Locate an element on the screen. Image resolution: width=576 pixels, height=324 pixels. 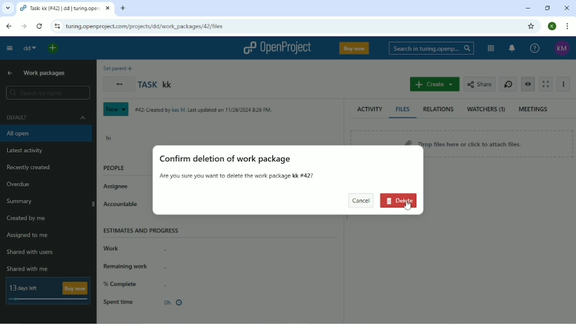
Up is located at coordinates (10, 73).